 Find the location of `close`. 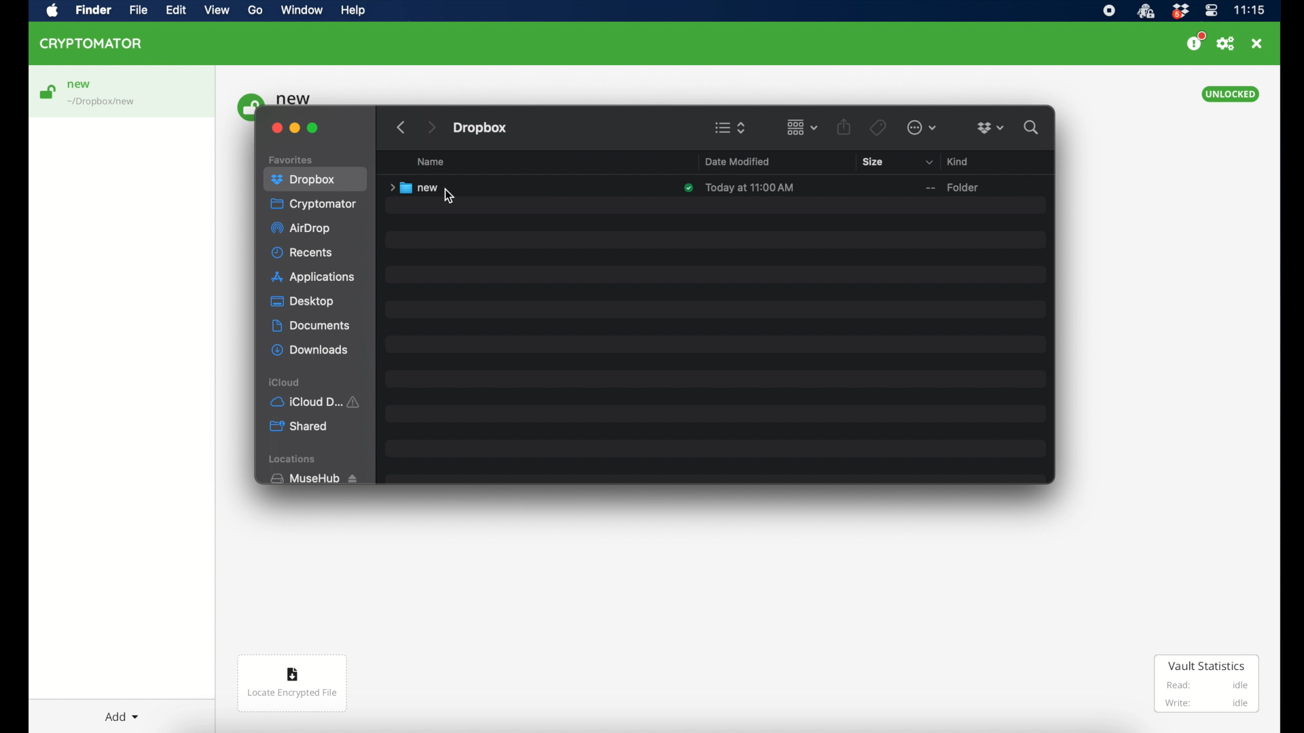

close is located at coordinates (276, 128).